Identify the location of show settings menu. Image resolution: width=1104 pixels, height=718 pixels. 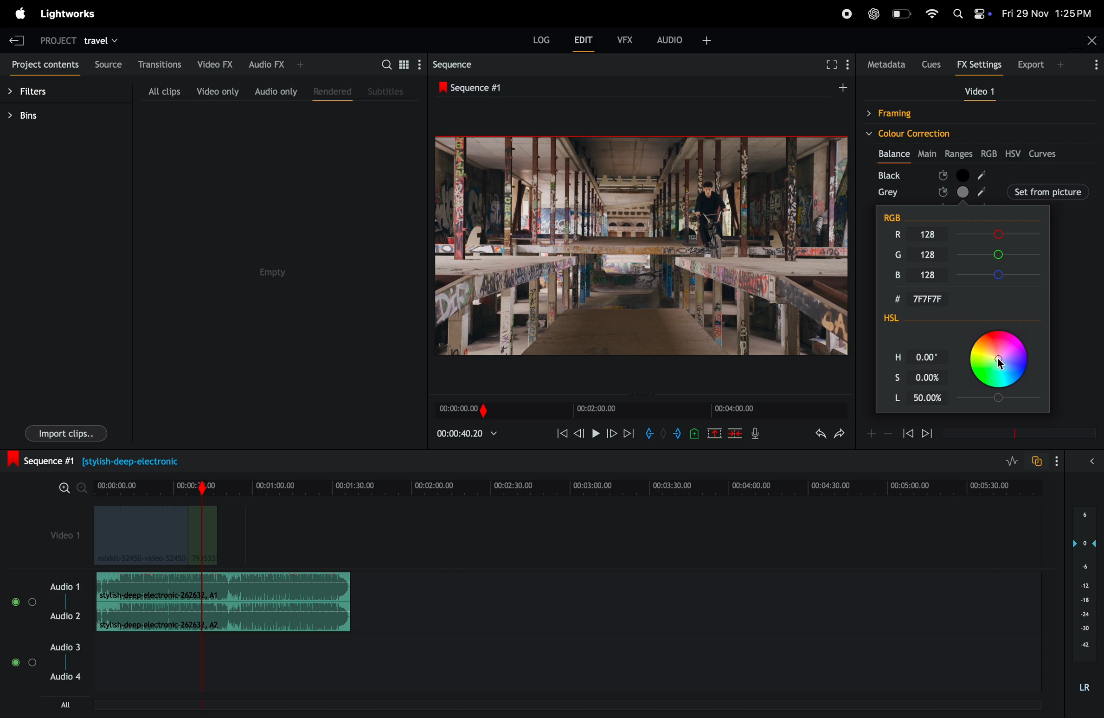
(423, 64).